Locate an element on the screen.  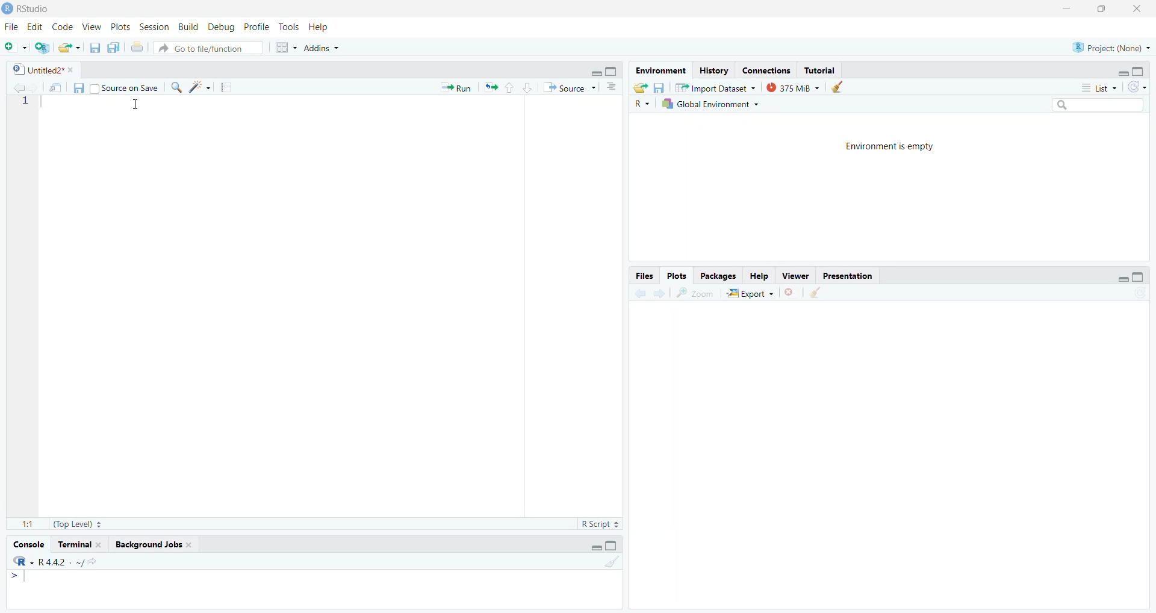
workspace pane is located at coordinates (287, 46).